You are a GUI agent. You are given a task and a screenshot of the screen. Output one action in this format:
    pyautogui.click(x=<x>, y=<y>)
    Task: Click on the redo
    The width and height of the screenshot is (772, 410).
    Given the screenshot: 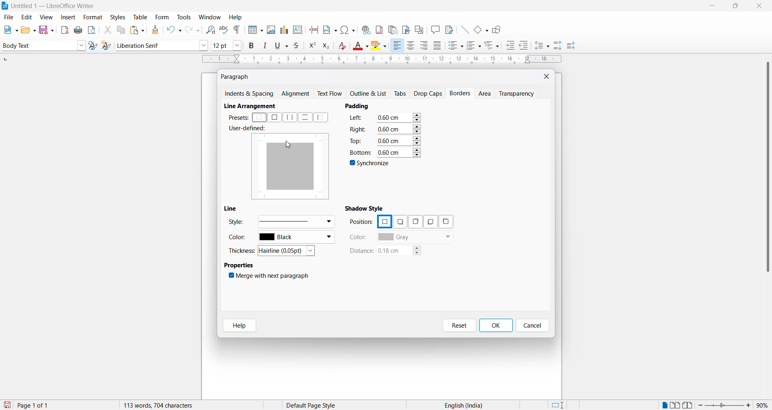 What is the action you would take?
    pyautogui.click(x=192, y=30)
    